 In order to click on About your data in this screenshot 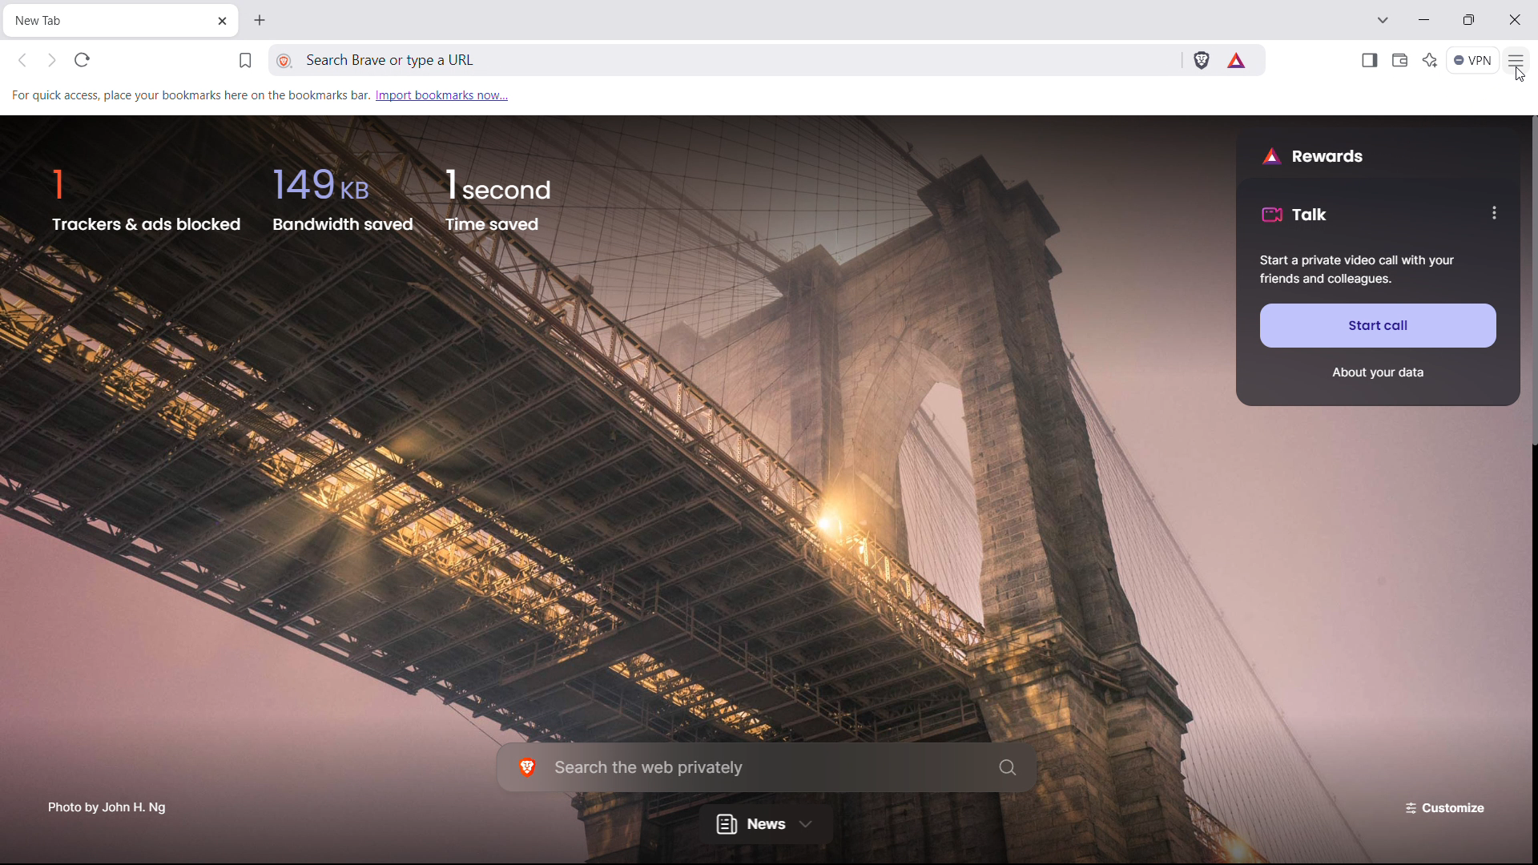, I will do `click(1371, 372)`.